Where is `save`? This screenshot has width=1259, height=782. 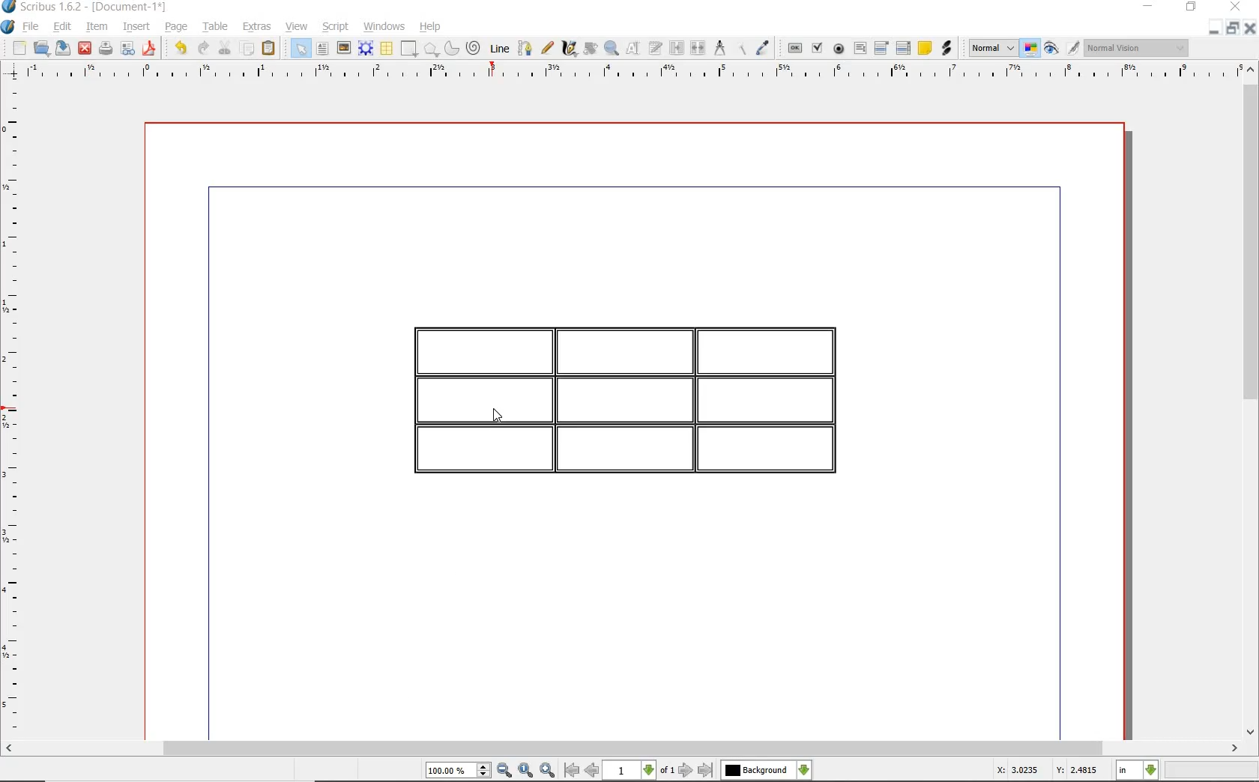
save is located at coordinates (62, 48).